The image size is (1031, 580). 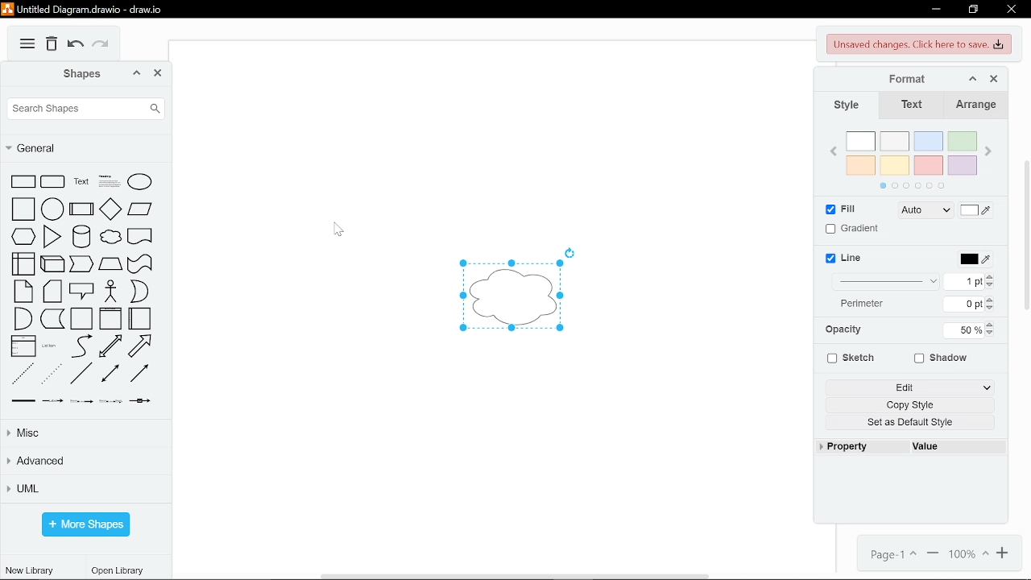 I want to click on more shapes, so click(x=85, y=524).